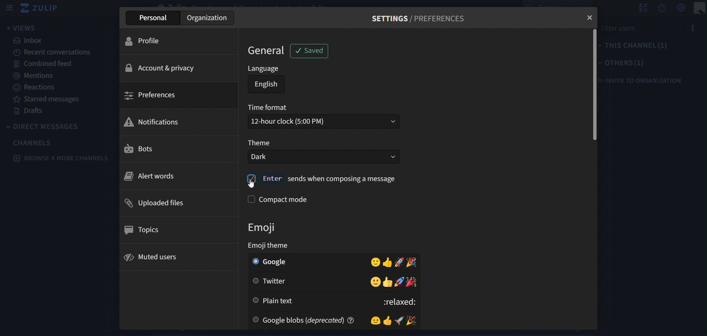 This screenshot has height=336, width=707. I want to click on combined feed, so click(43, 65).